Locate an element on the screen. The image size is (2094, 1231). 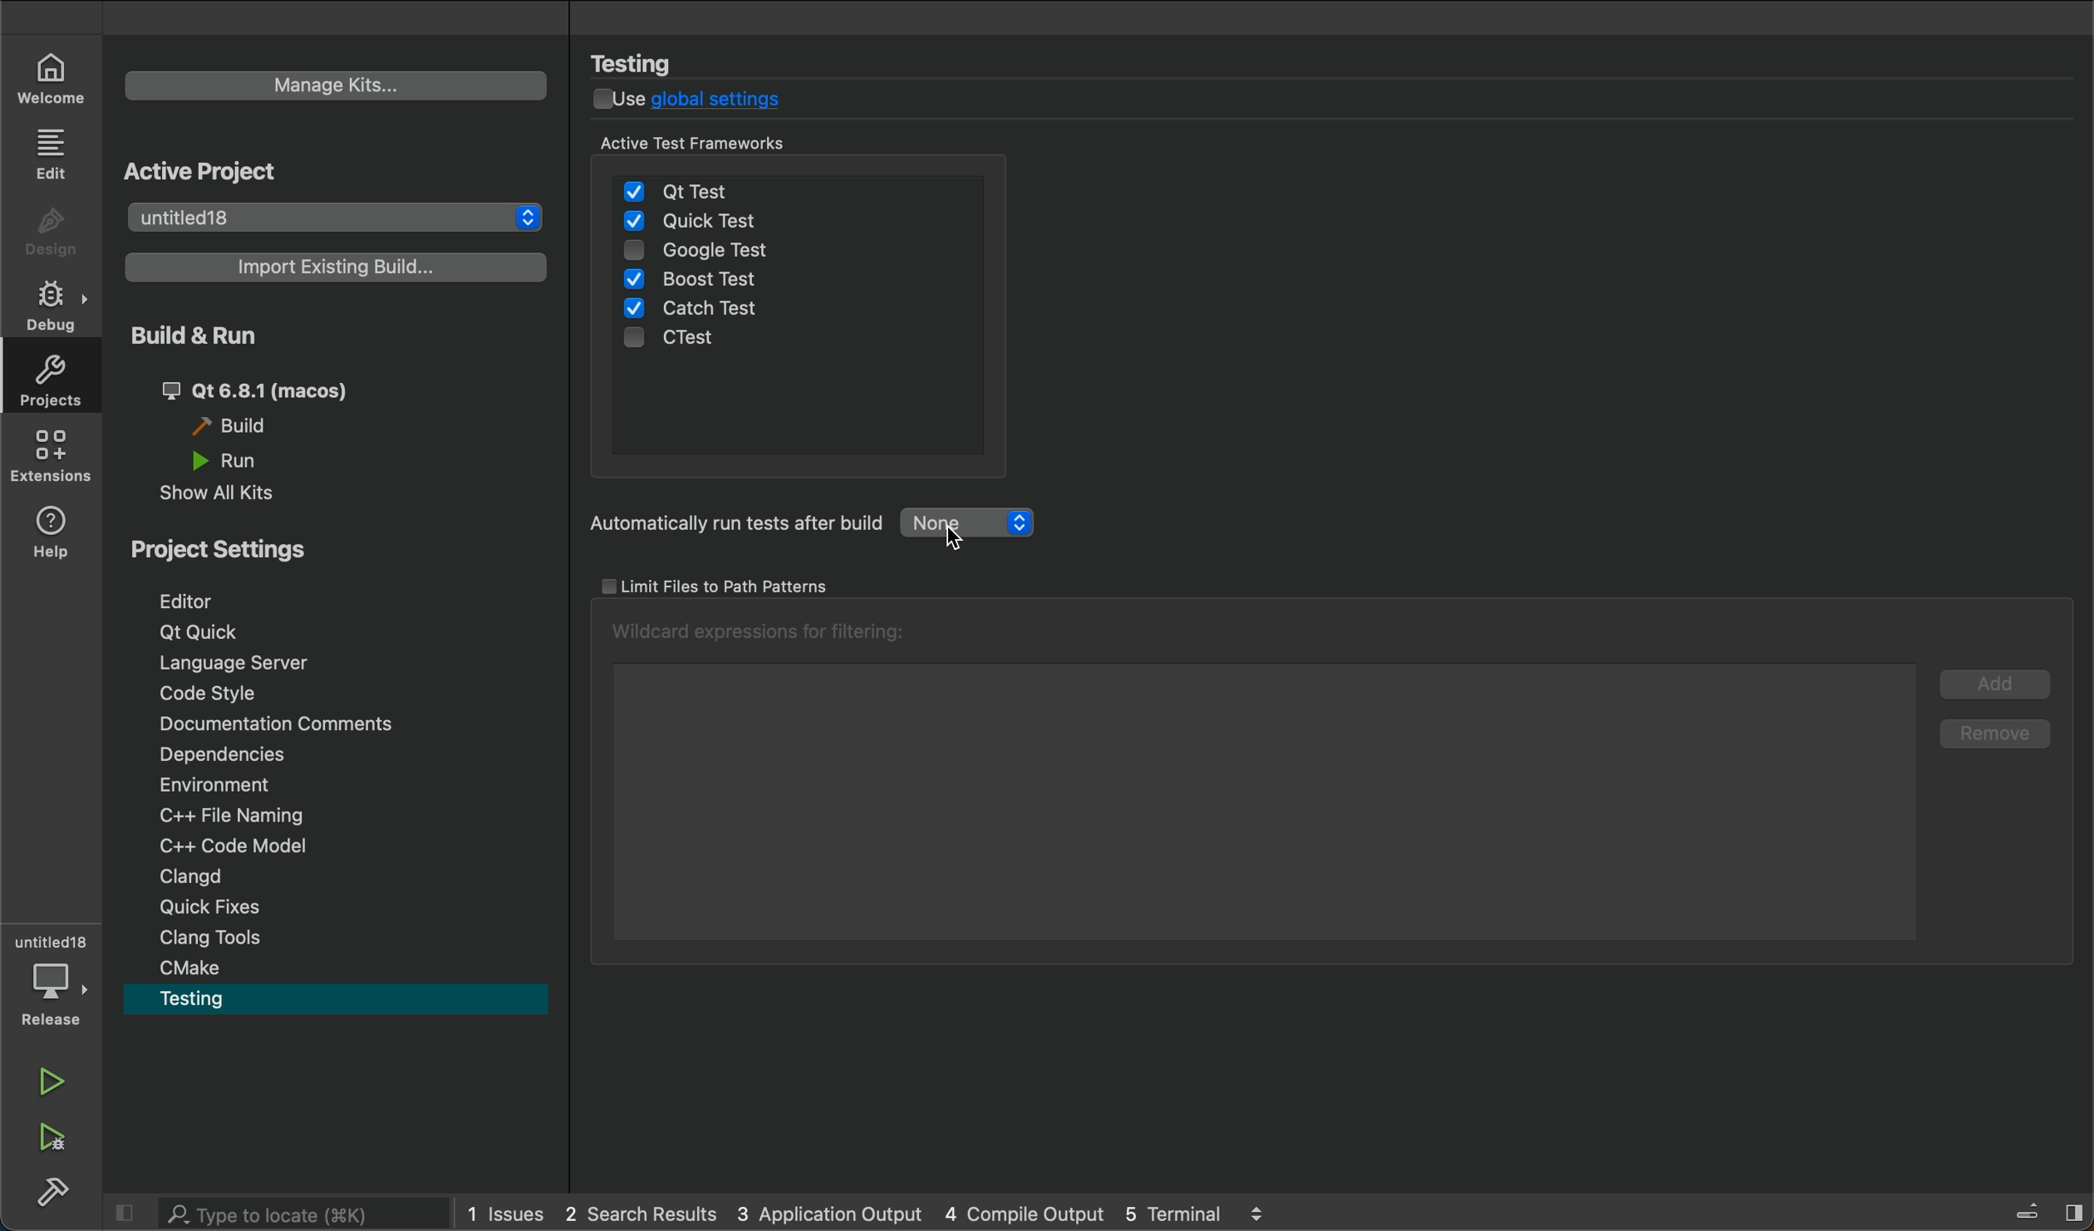
language server is located at coordinates (240, 665).